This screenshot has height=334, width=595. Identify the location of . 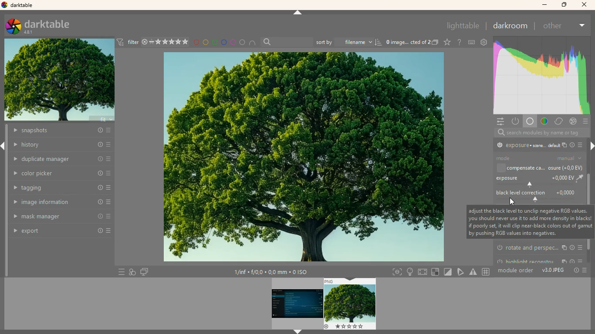
(487, 272).